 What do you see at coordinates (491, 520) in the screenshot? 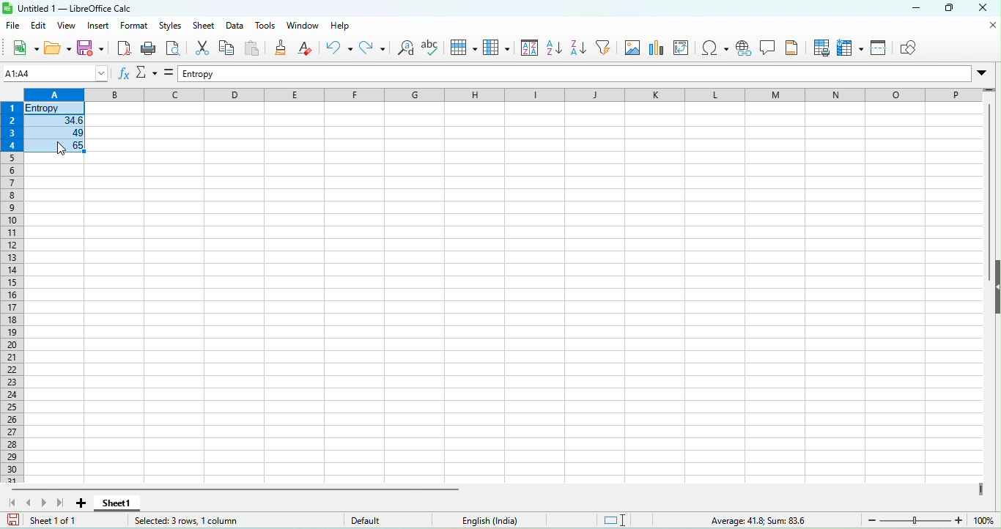
I see `text language` at bounding box center [491, 520].